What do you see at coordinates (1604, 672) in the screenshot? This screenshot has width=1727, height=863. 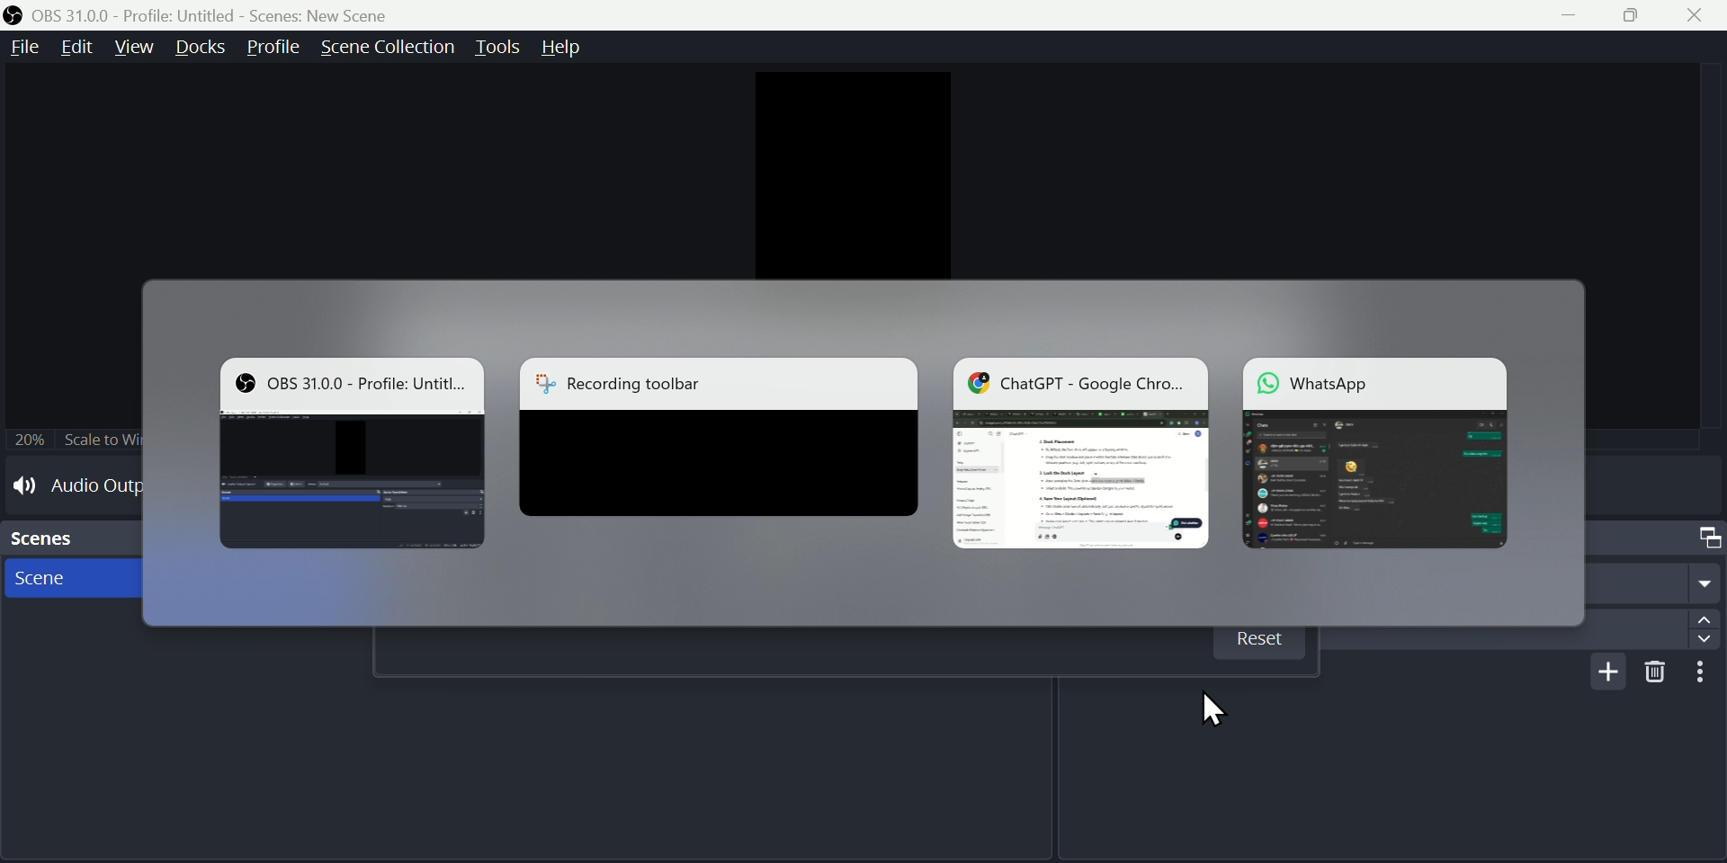 I see `add` at bounding box center [1604, 672].